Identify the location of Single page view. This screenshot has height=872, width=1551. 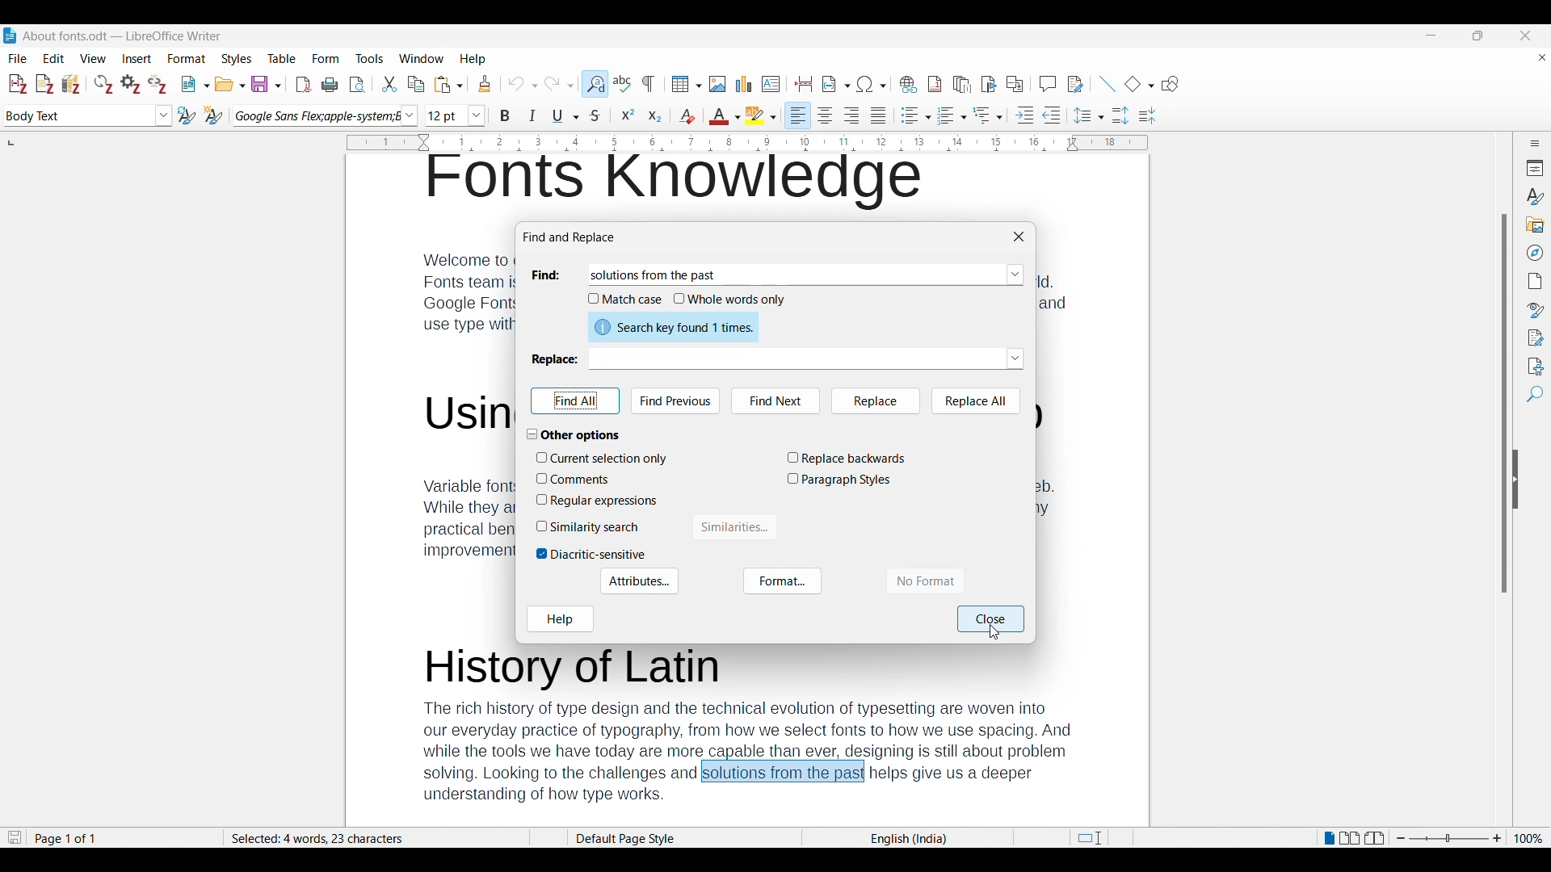
(1328, 839).